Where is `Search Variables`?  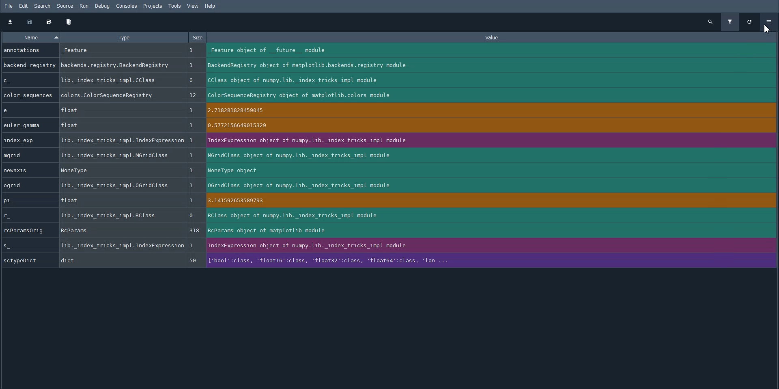
Search Variables is located at coordinates (710, 22).